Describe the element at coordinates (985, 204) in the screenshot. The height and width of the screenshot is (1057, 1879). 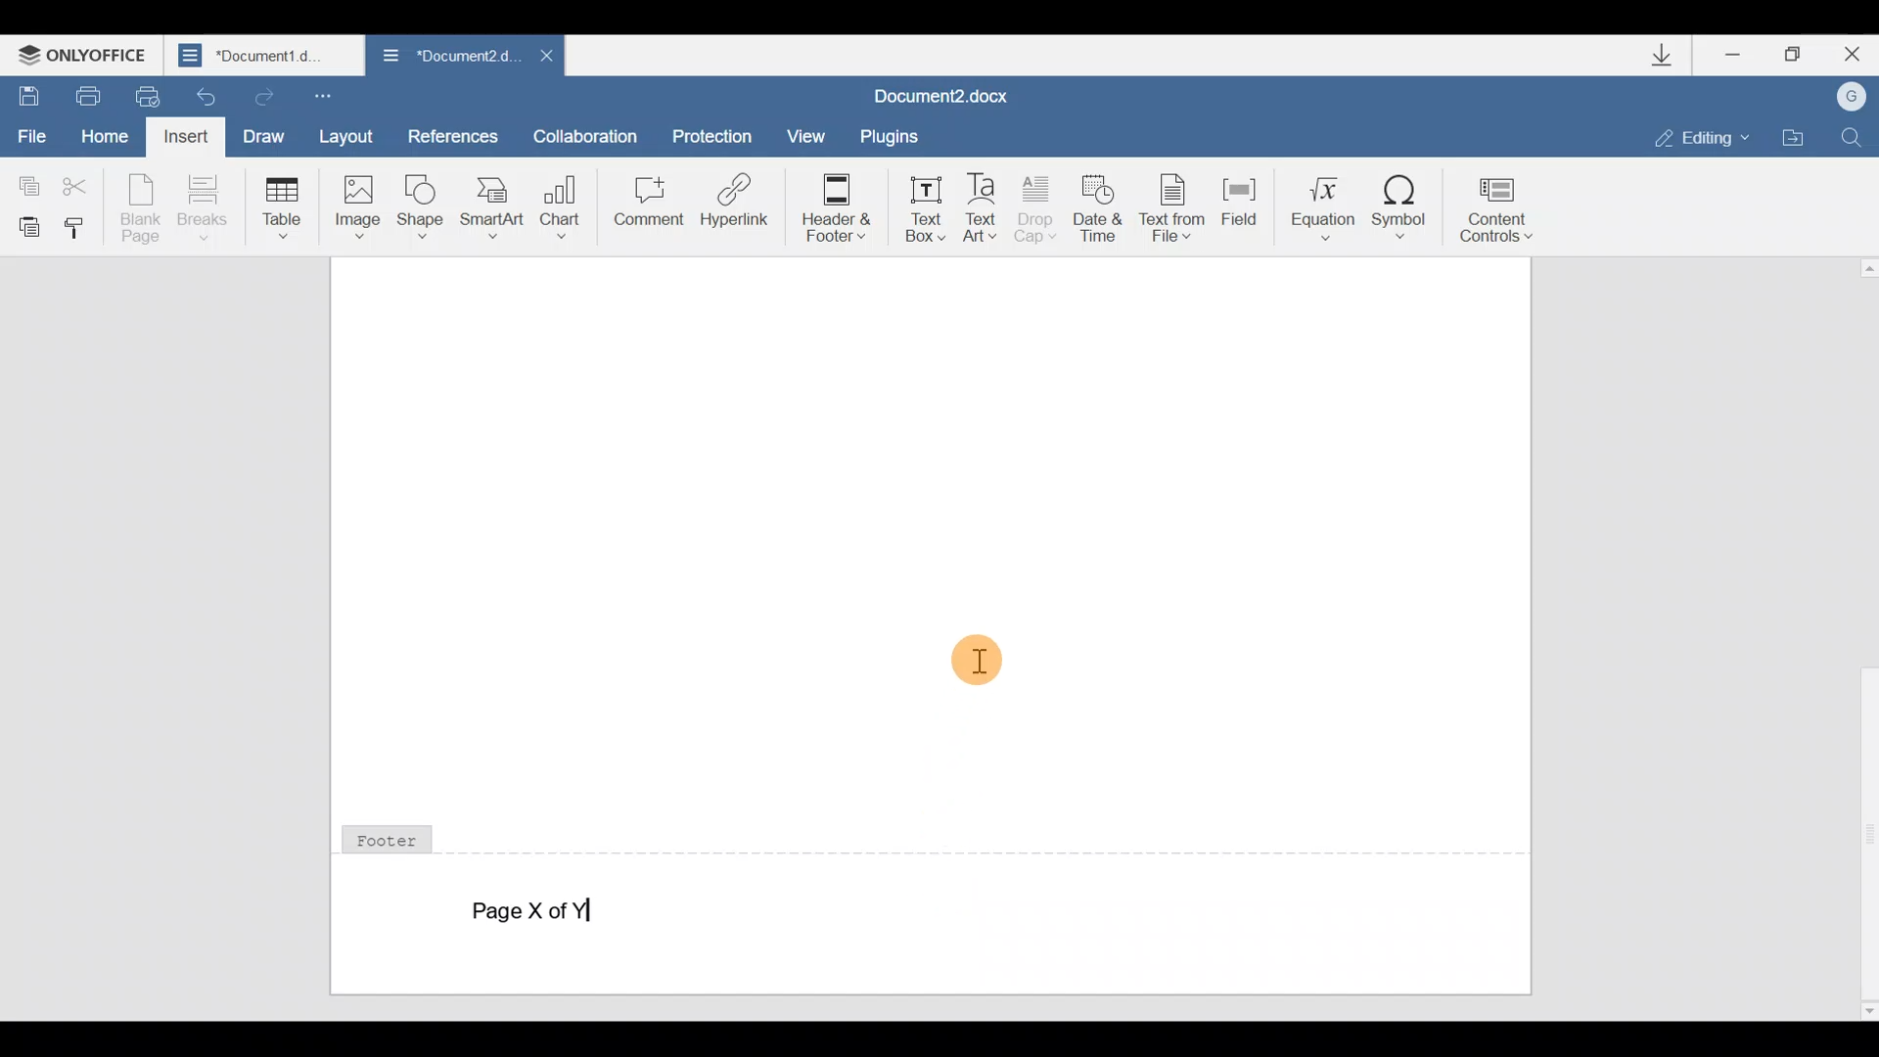
I see `Text Art` at that location.